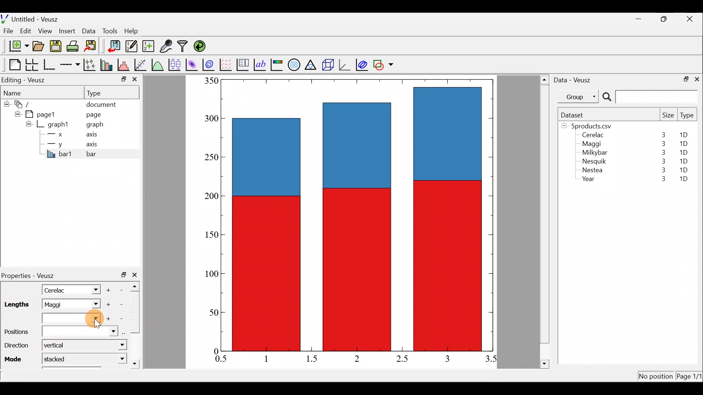 The width and height of the screenshot is (703, 395). I want to click on Create new dataset using ranges, parametrically, or as functions of existing datasets., so click(149, 46).